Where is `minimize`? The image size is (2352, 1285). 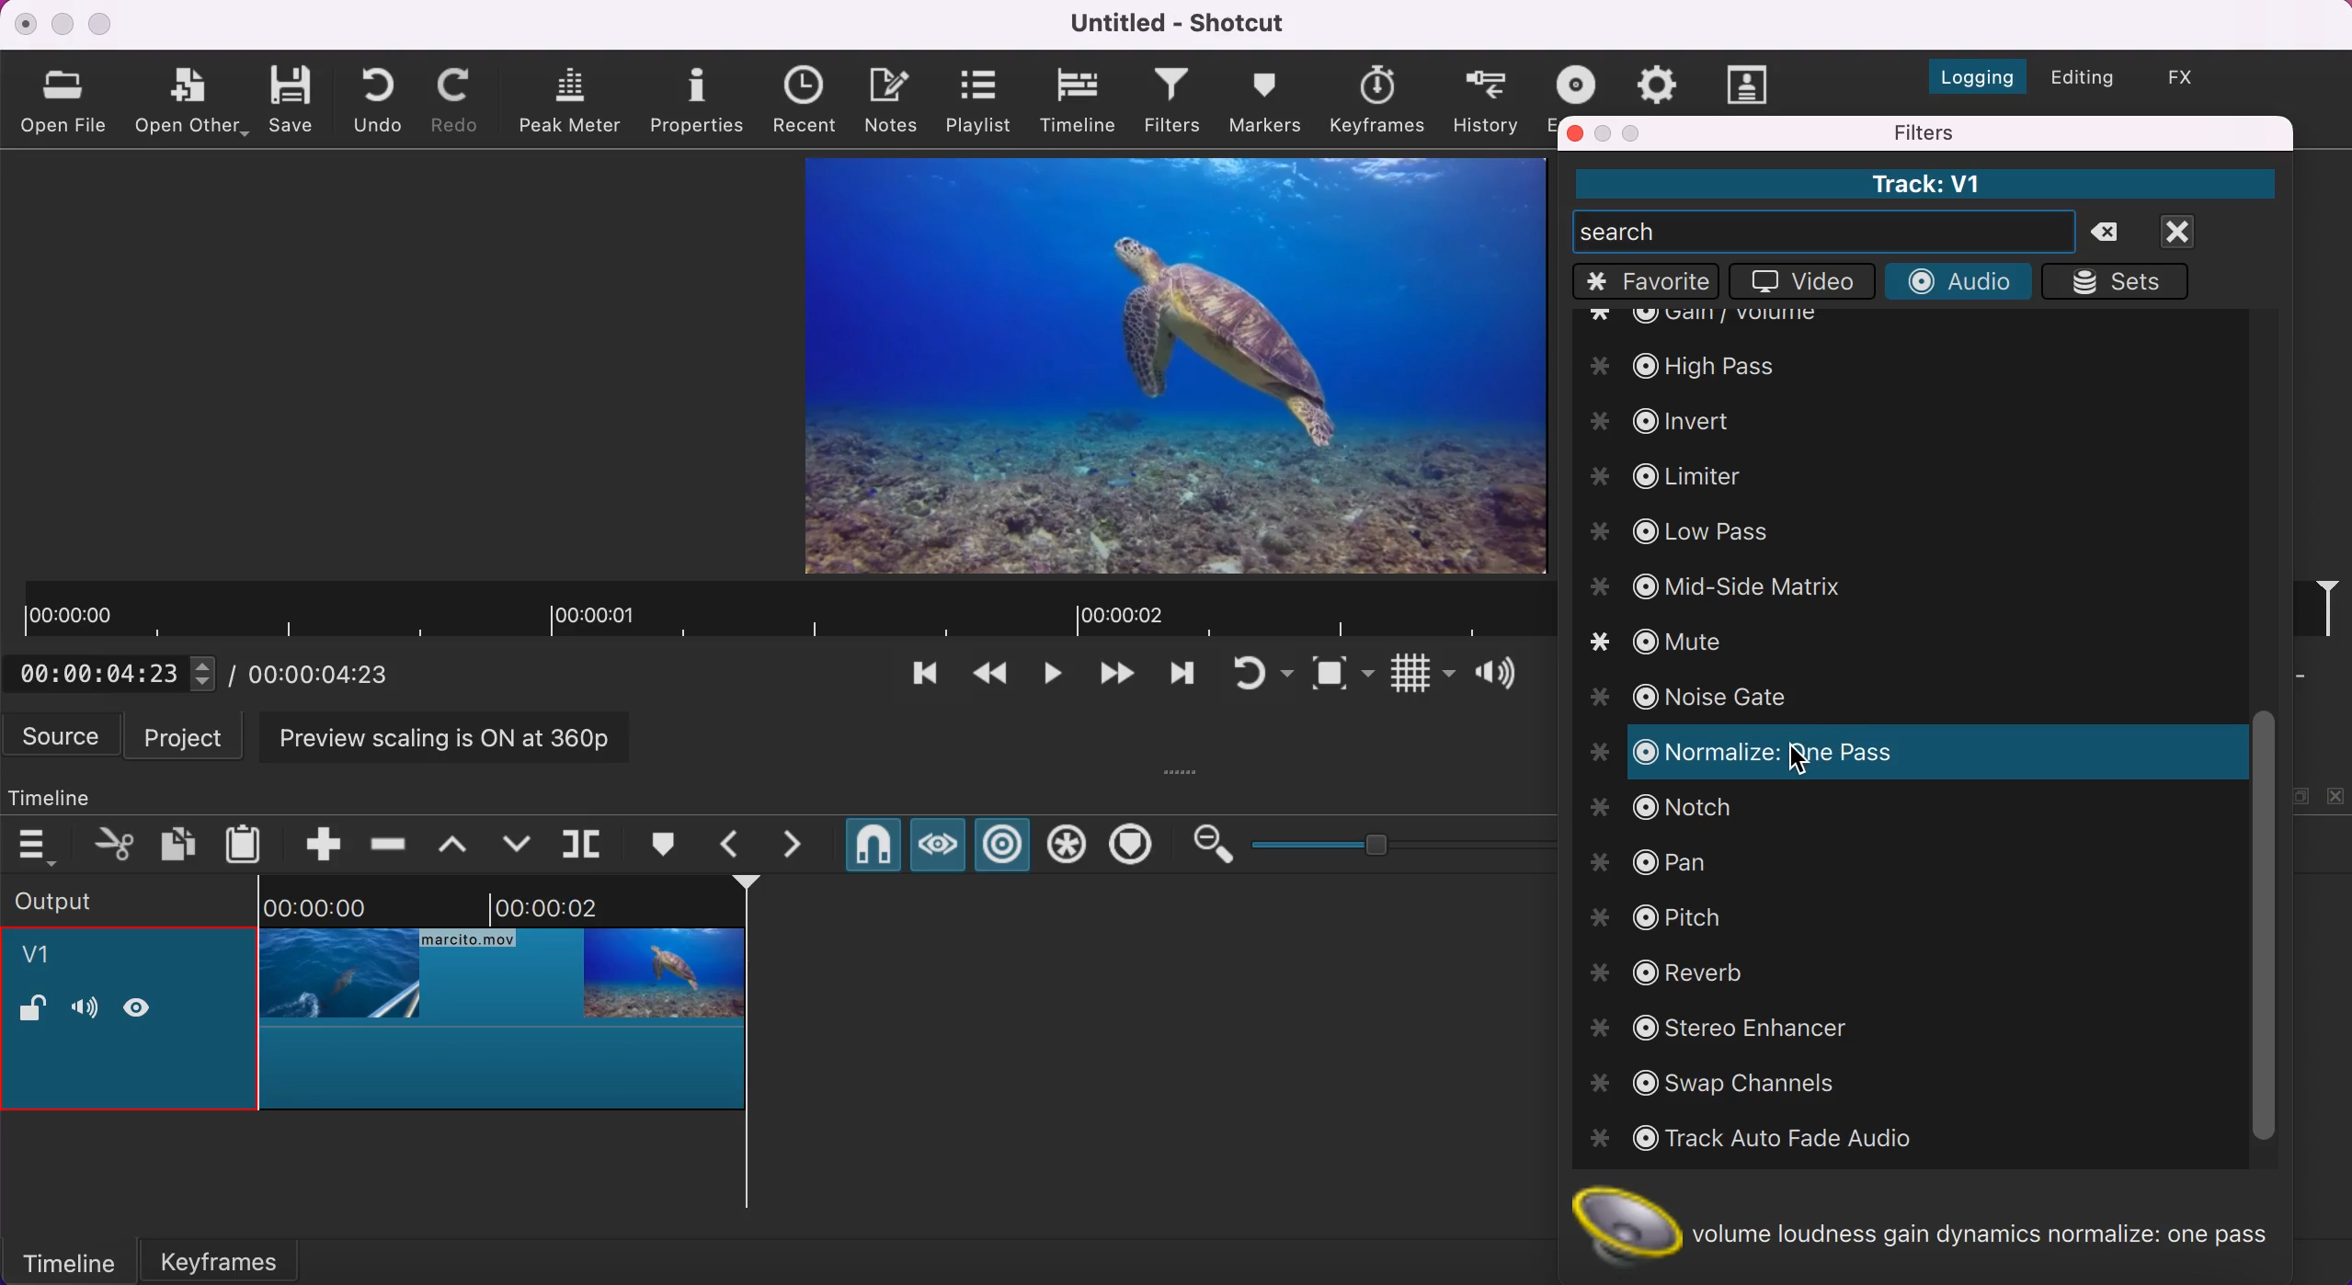
minimize is located at coordinates (62, 24).